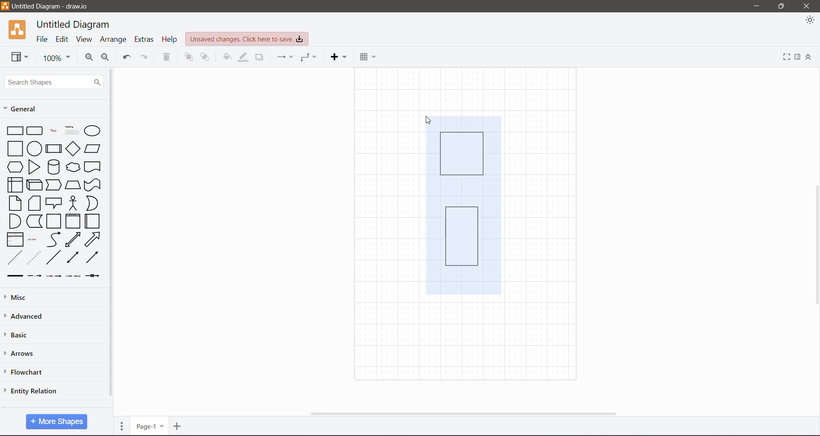 The image size is (820, 436). Describe the element at coordinates (114, 39) in the screenshot. I see `Arrange` at that location.